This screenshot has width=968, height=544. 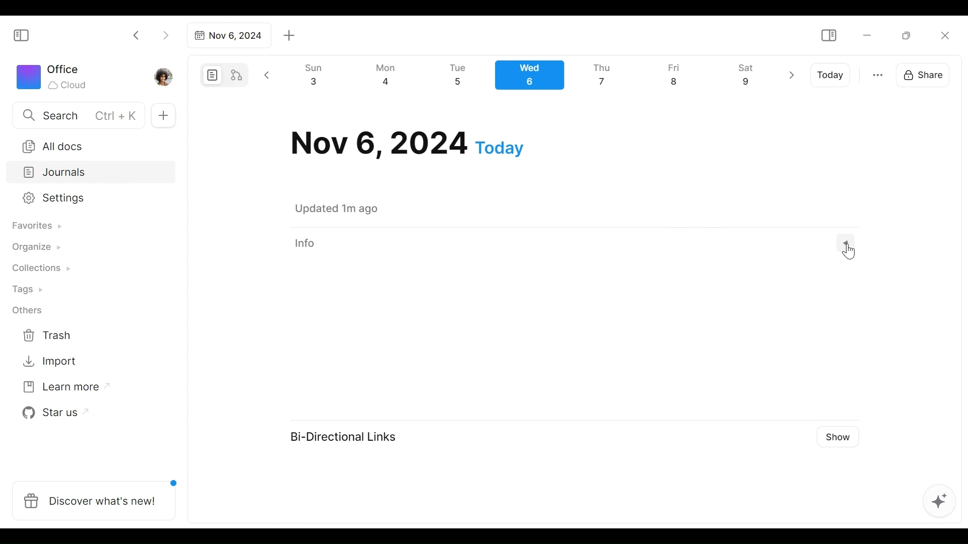 I want to click on Journals, so click(x=92, y=173).